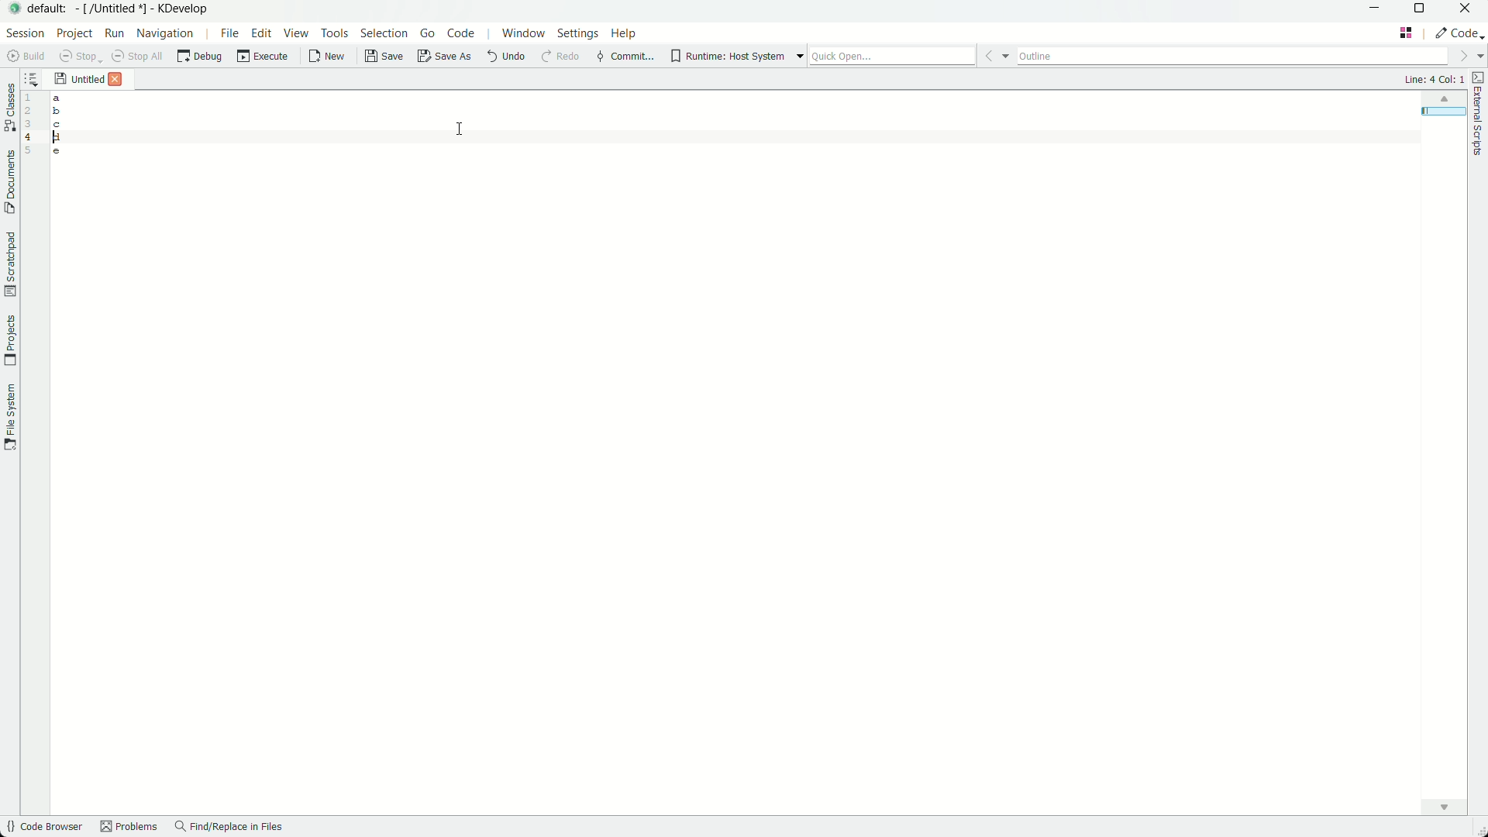 This screenshot has width=1488, height=837. What do you see at coordinates (26, 34) in the screenshot?
I see `session` at bounding box center [26, 34].